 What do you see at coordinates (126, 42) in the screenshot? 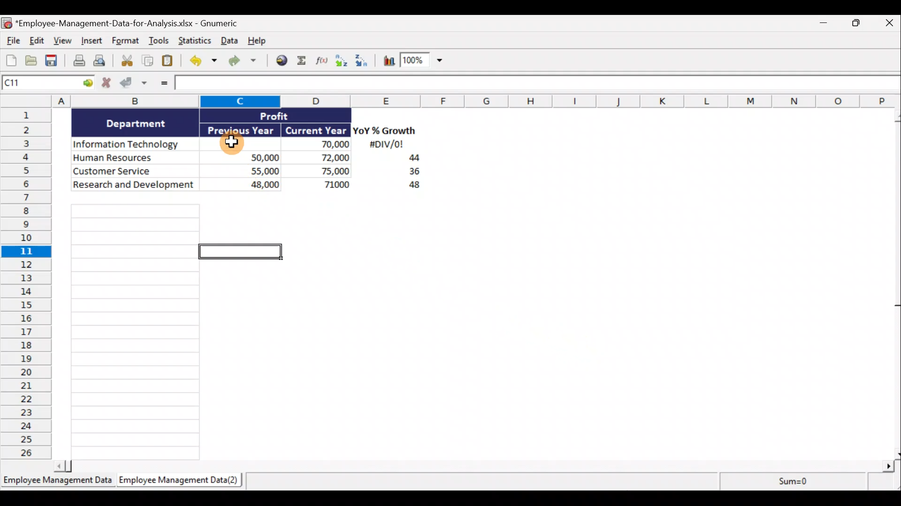
I see `Format` at bounding box center [126, 42].